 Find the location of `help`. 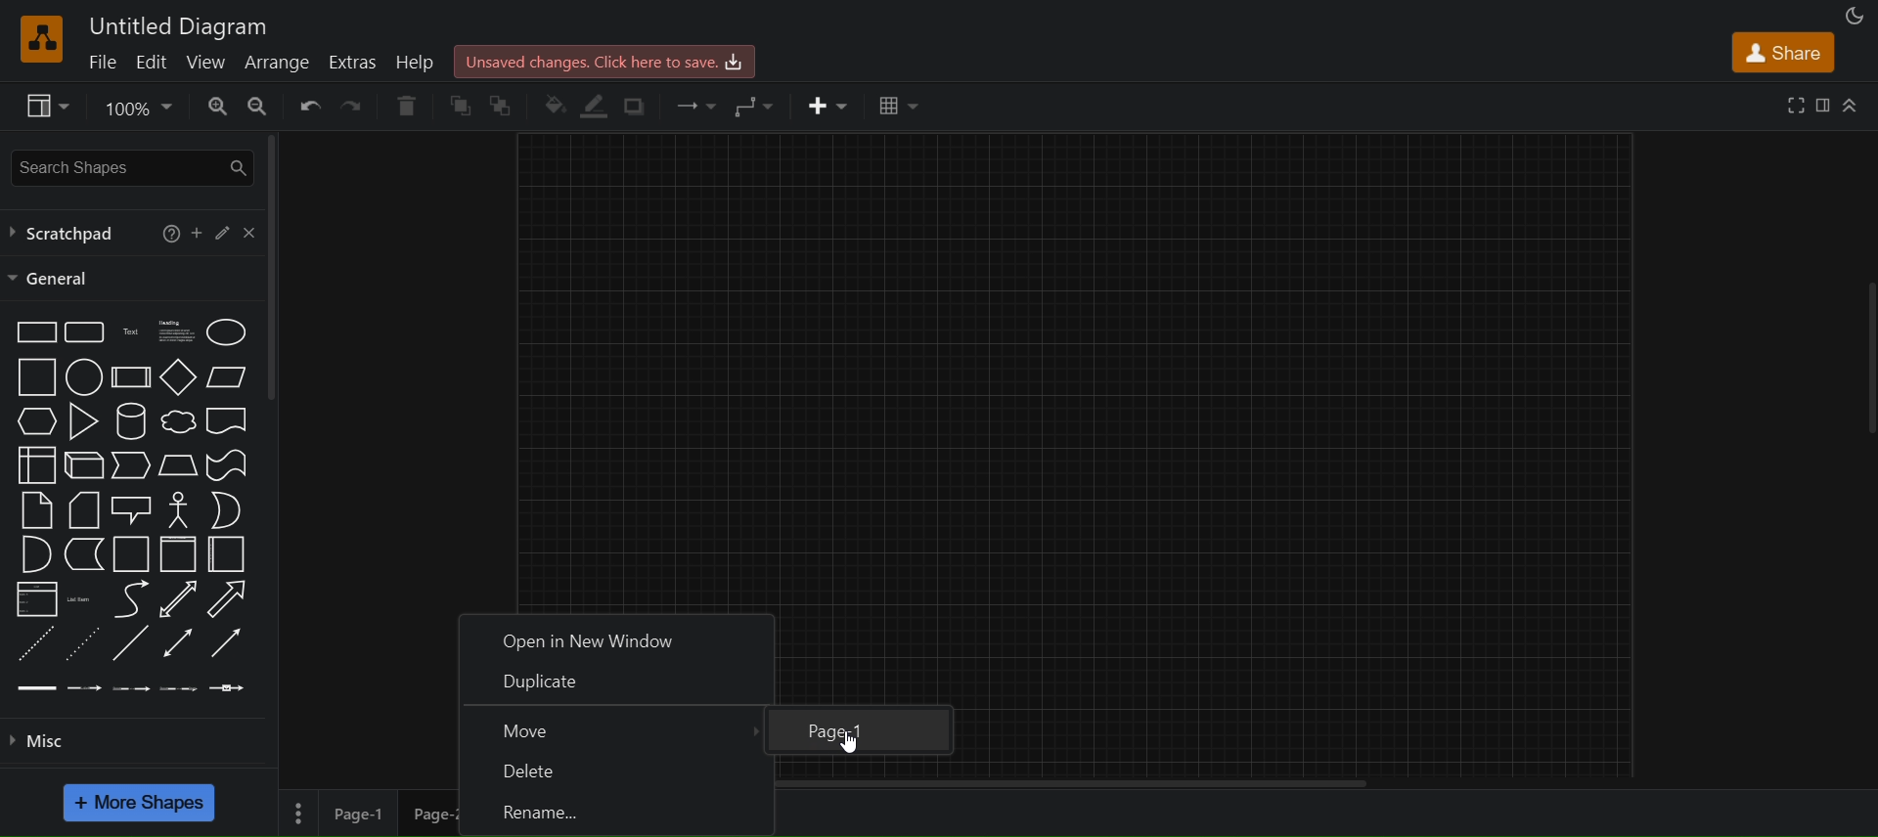

help is located at coordinates (418, 61).